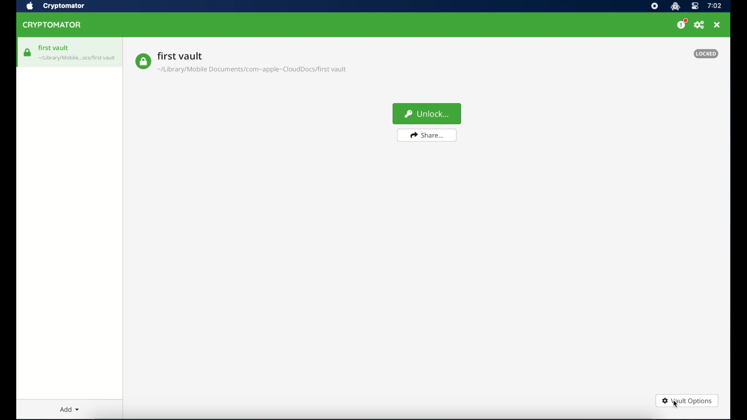 Image resolution: width=747 pixels, height=420 pixels. What do you see at coordinates (675, 7) in the screenshot?
I see `cryptomator icon` at bounding box center [675, 7].